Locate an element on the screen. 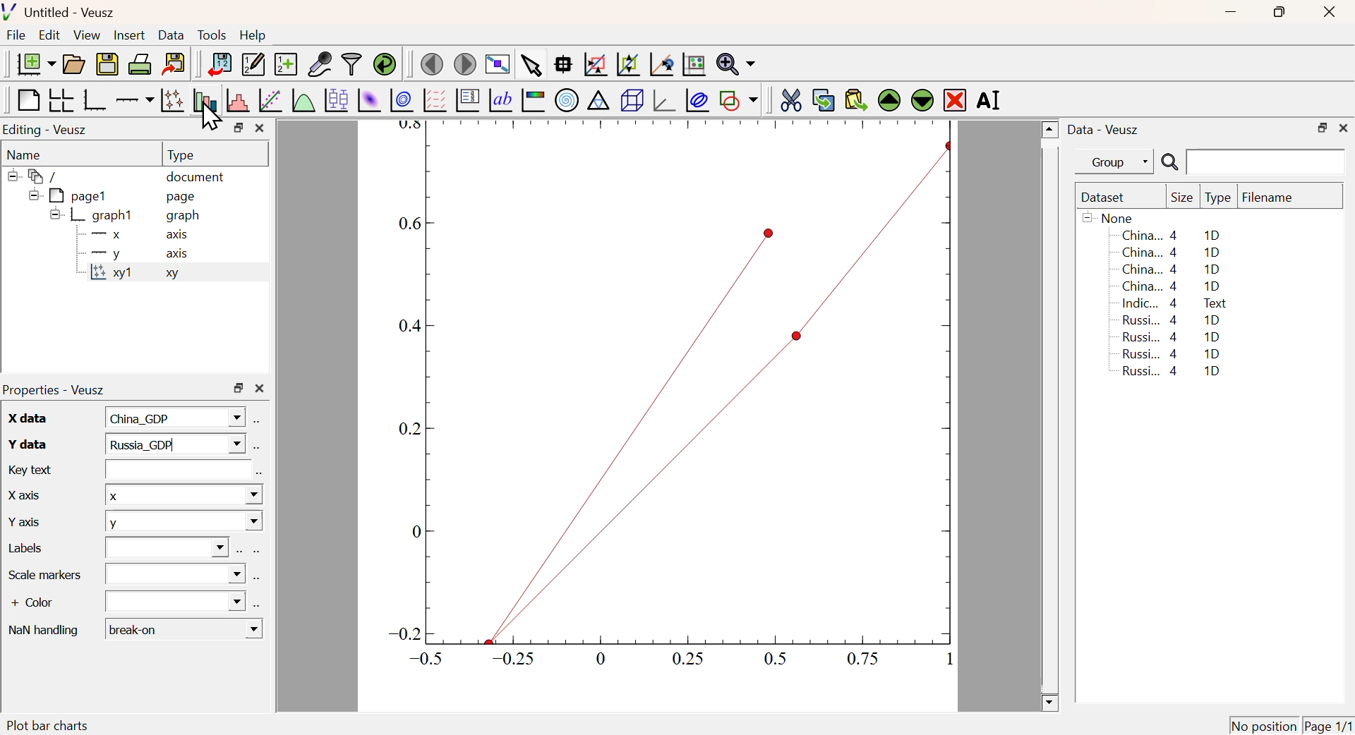 This screenshot has height=735, width=1355. Help is located at coordinates (253, 35).